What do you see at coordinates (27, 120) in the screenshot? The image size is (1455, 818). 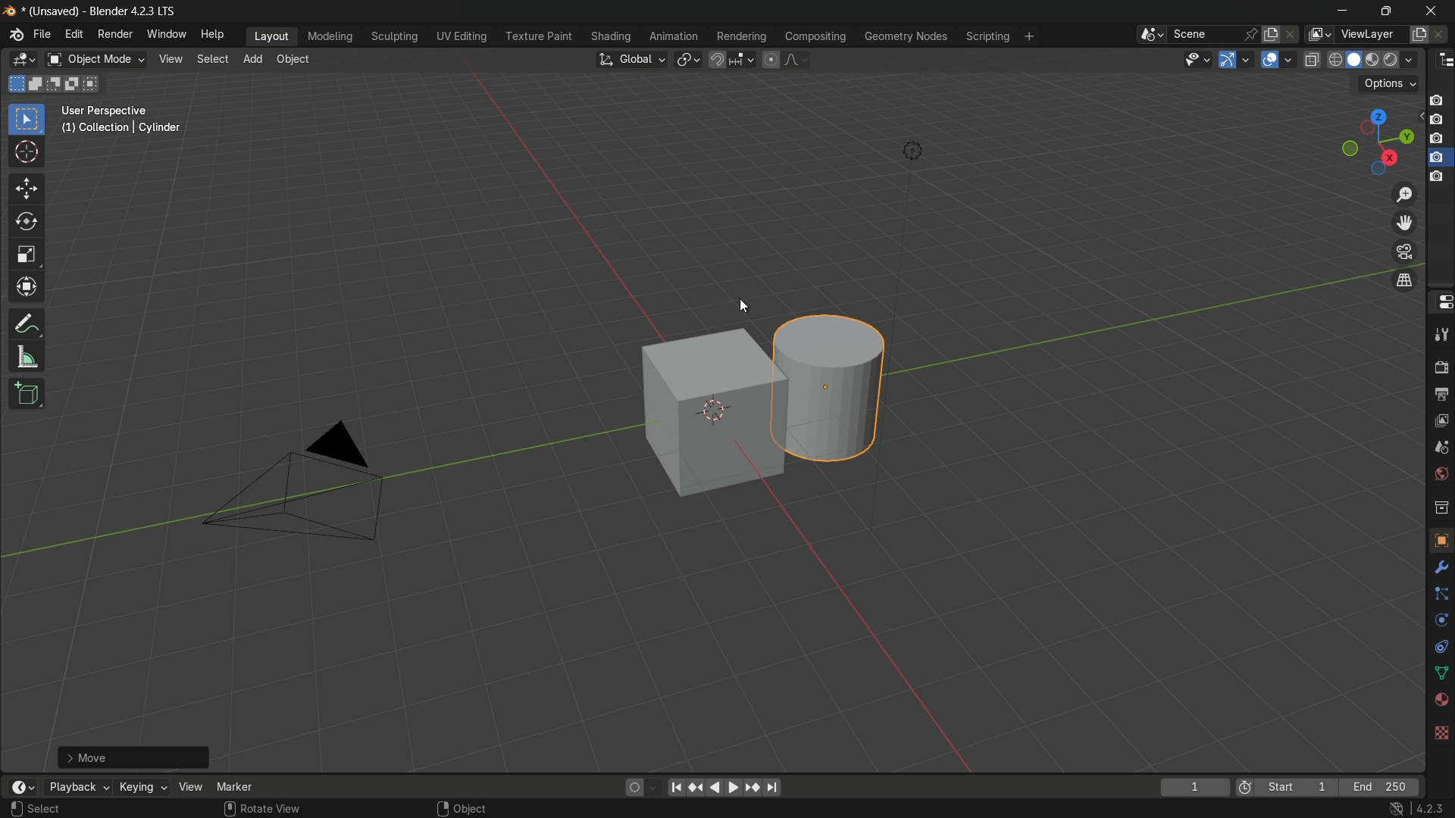 I see `select box` at bounding box center [27, 120].